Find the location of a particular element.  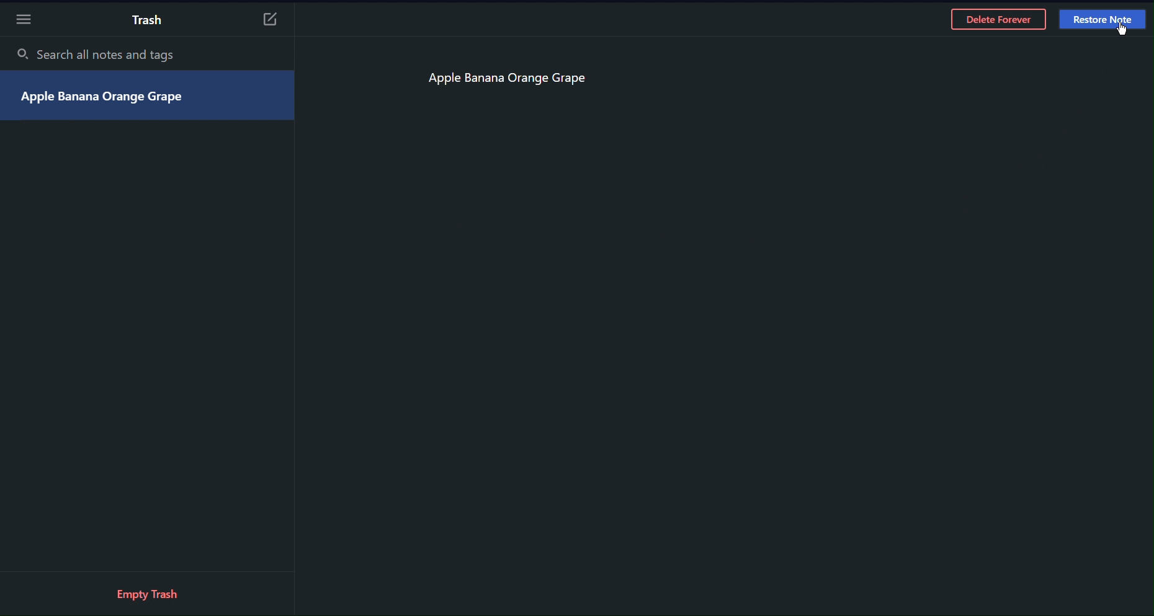

cursor is located at coordinates (1124, 30).